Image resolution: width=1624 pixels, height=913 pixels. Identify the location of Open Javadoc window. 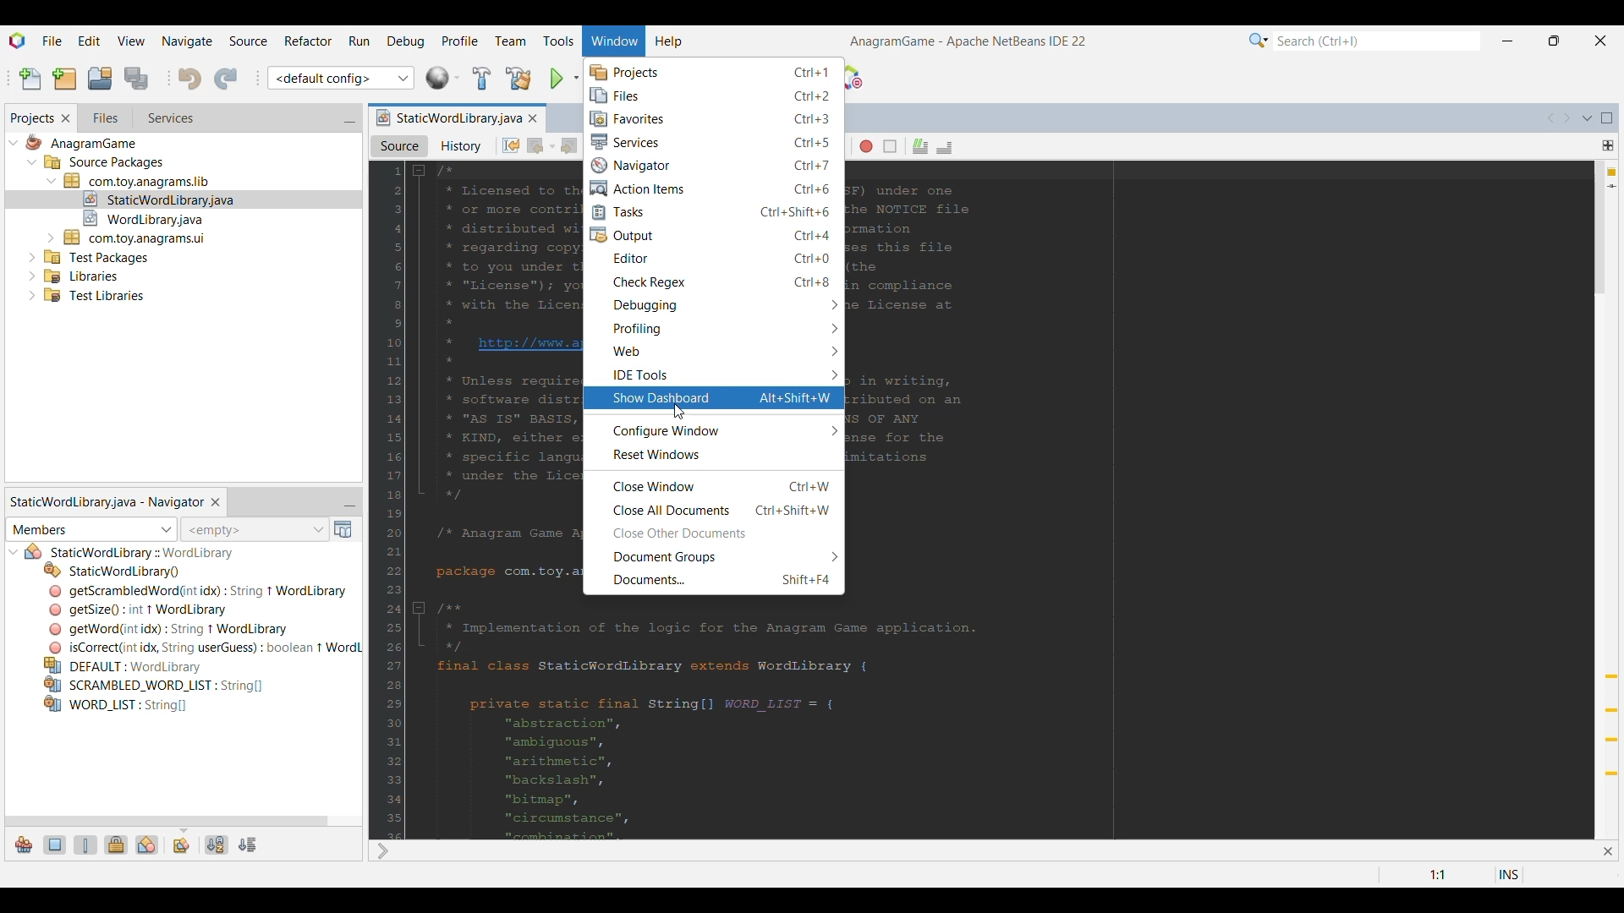
(343, 529).